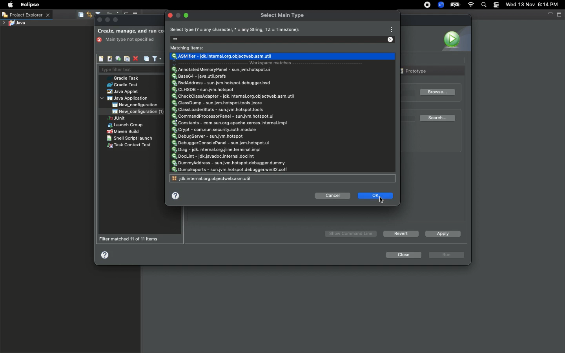 The width and height of the screenshot is (565, 353). Describe the element at coordinates (400, 233) in the screenshot. I see `Revert` at that location.